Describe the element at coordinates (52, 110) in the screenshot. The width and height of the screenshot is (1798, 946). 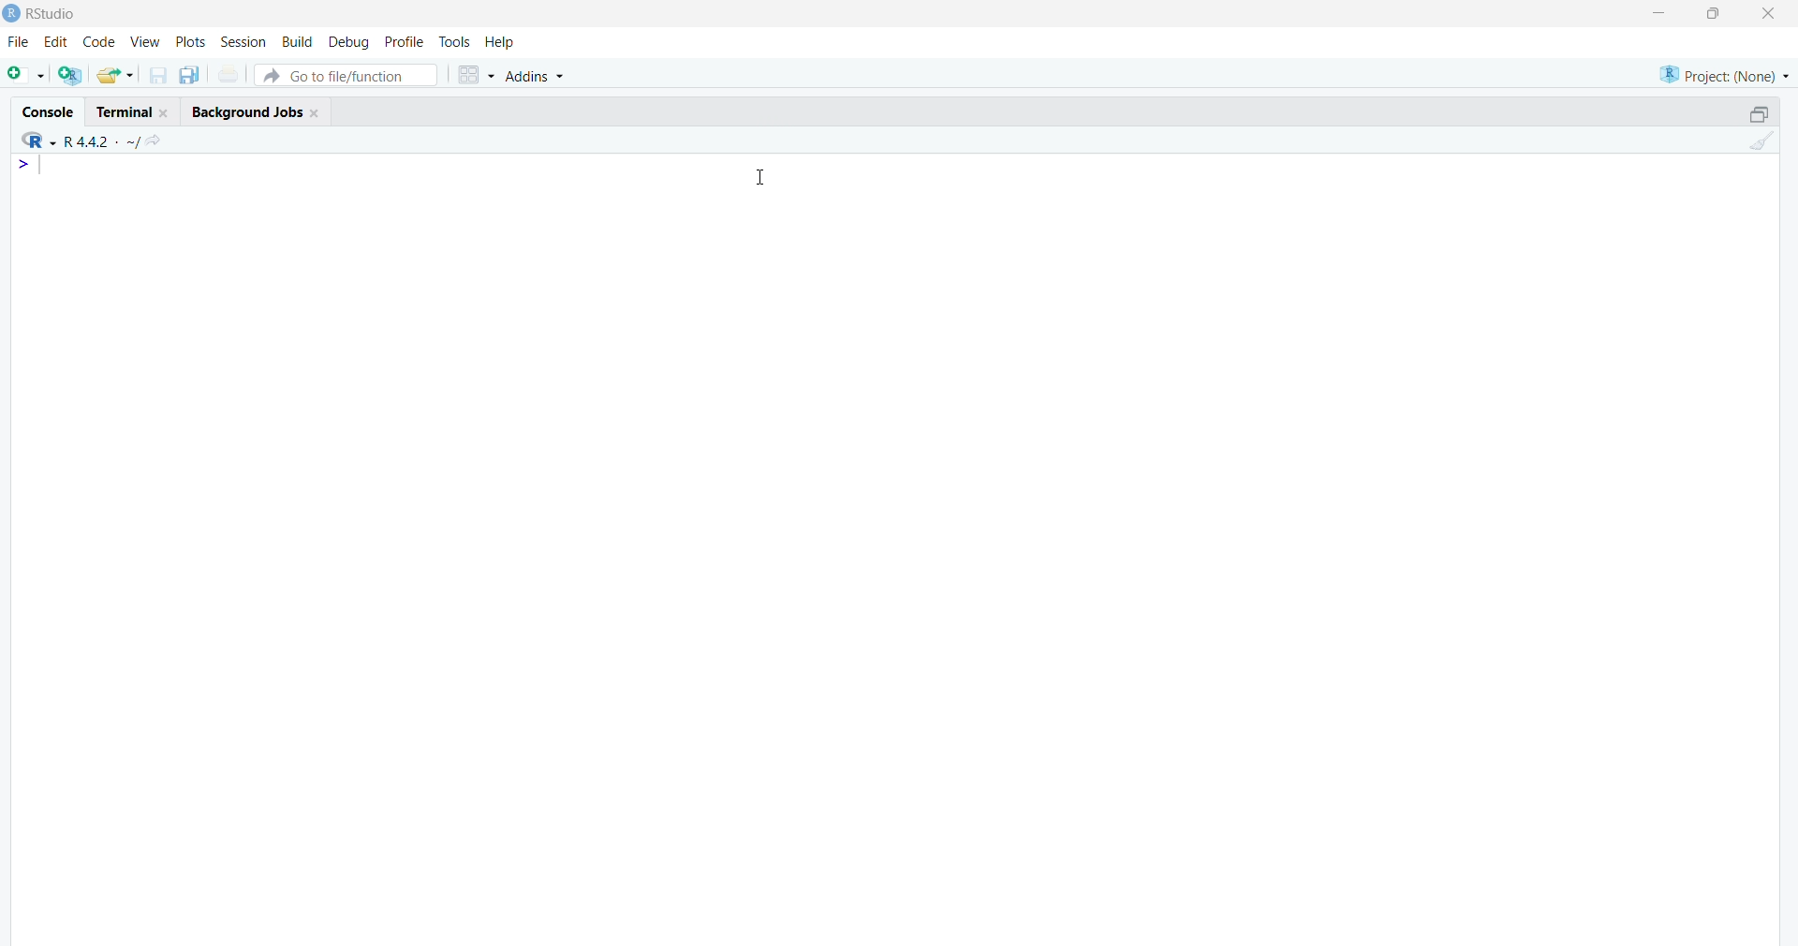
I see `Console` at that location.